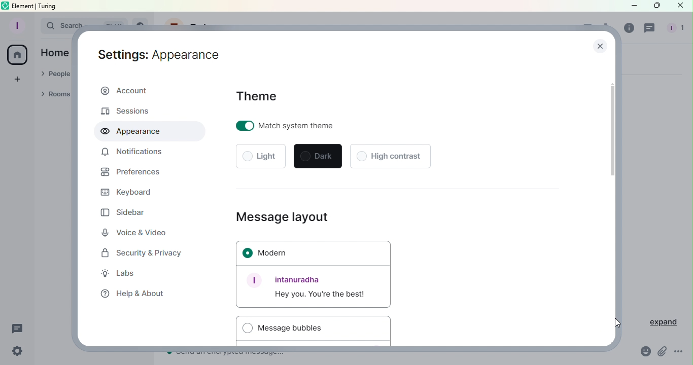  Describe the element at coordinates (309, 125) in the screenshot. I see `Match system theme` at that location.